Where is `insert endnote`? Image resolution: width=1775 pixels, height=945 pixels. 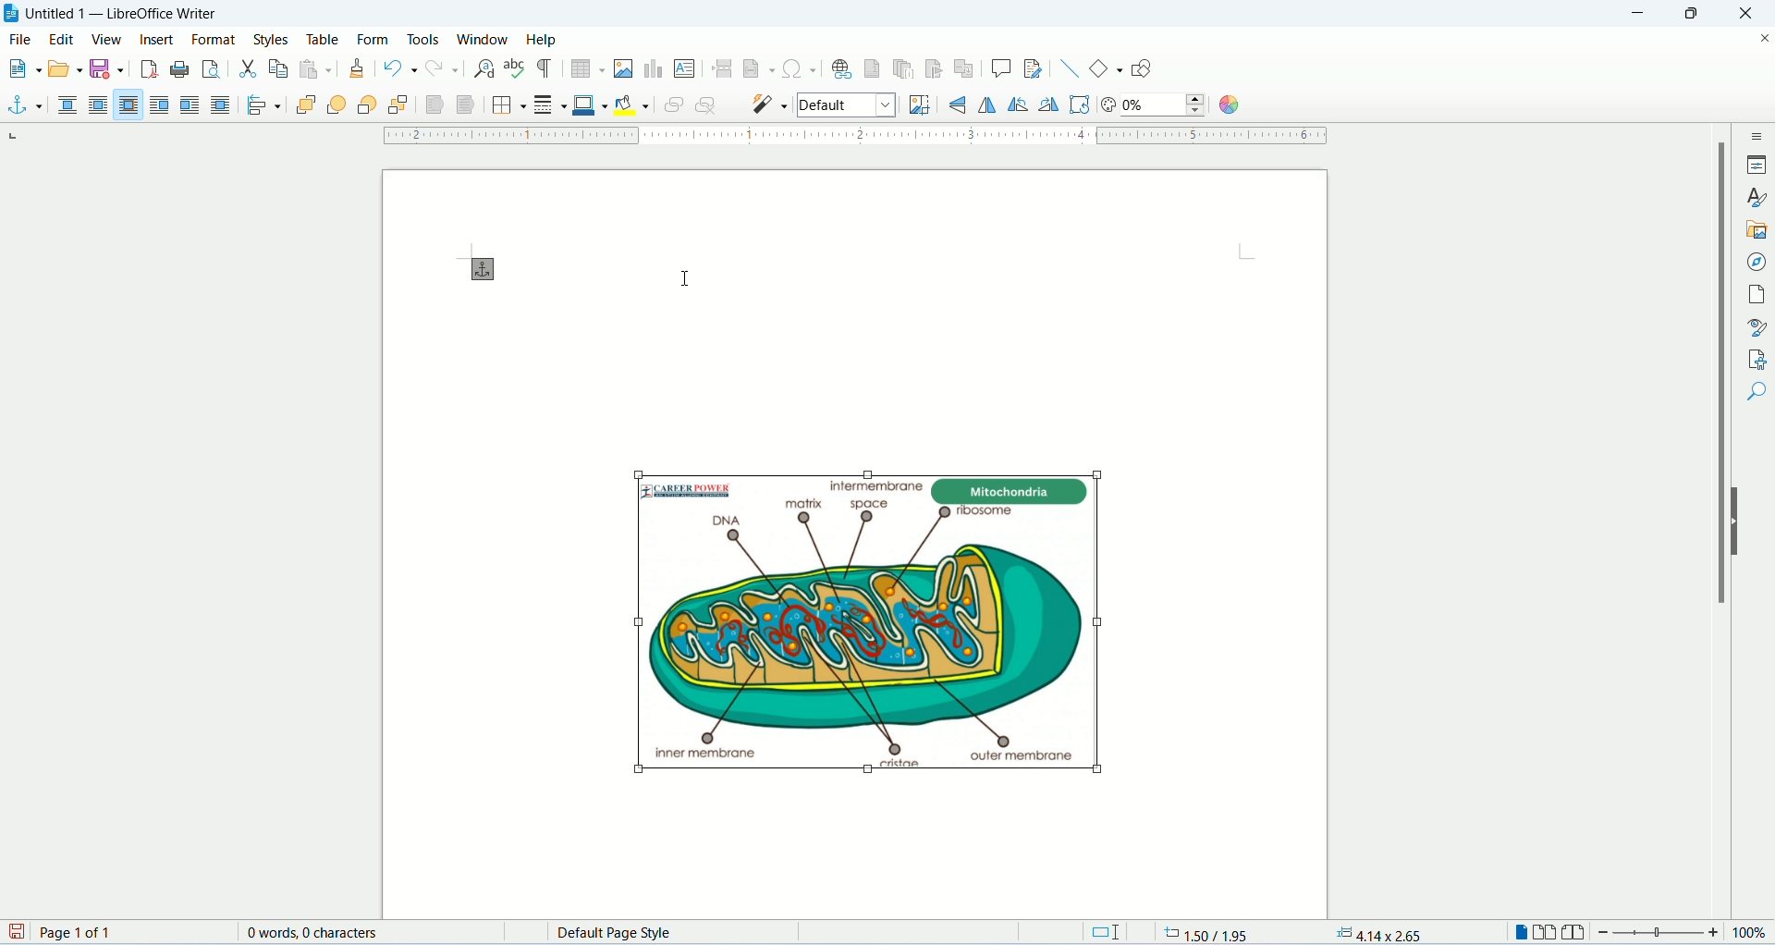 insert endnote is located at coordinates (904, 68).